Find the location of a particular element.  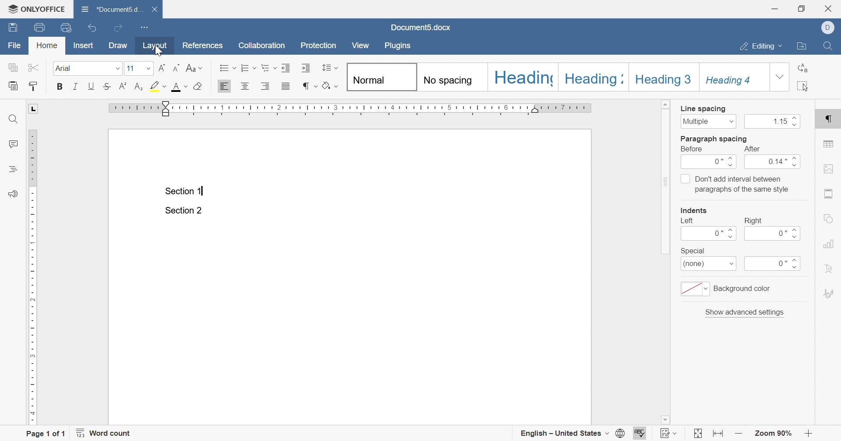

decrease indent is located at coordinates (177, 67).